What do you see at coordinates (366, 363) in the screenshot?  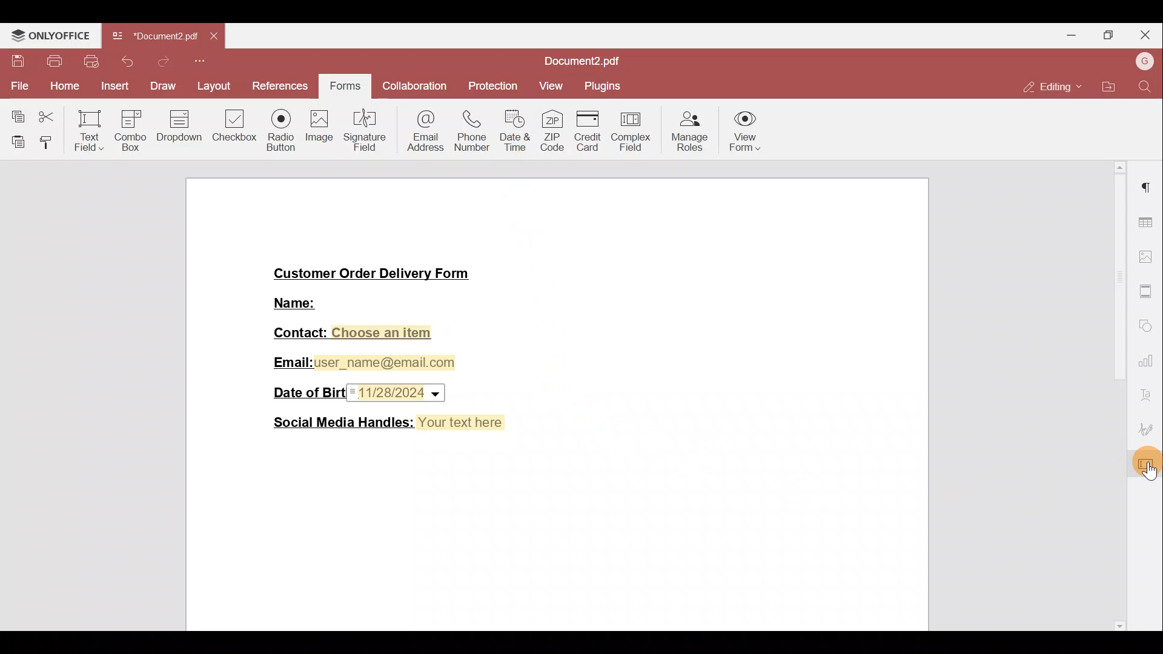 I see `Email:user_name@email.com` at bounding box center [366, 363].